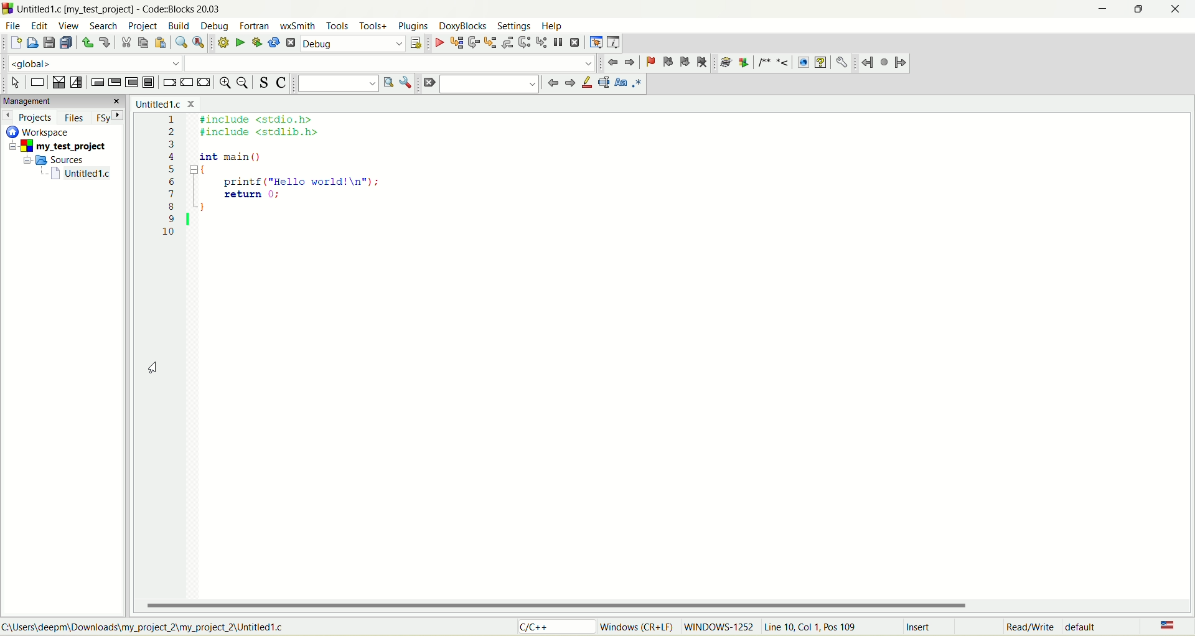  What do you see at coordinates (76, 83) in the screenshot?
I see `selection` at bounding box center [76, 83].